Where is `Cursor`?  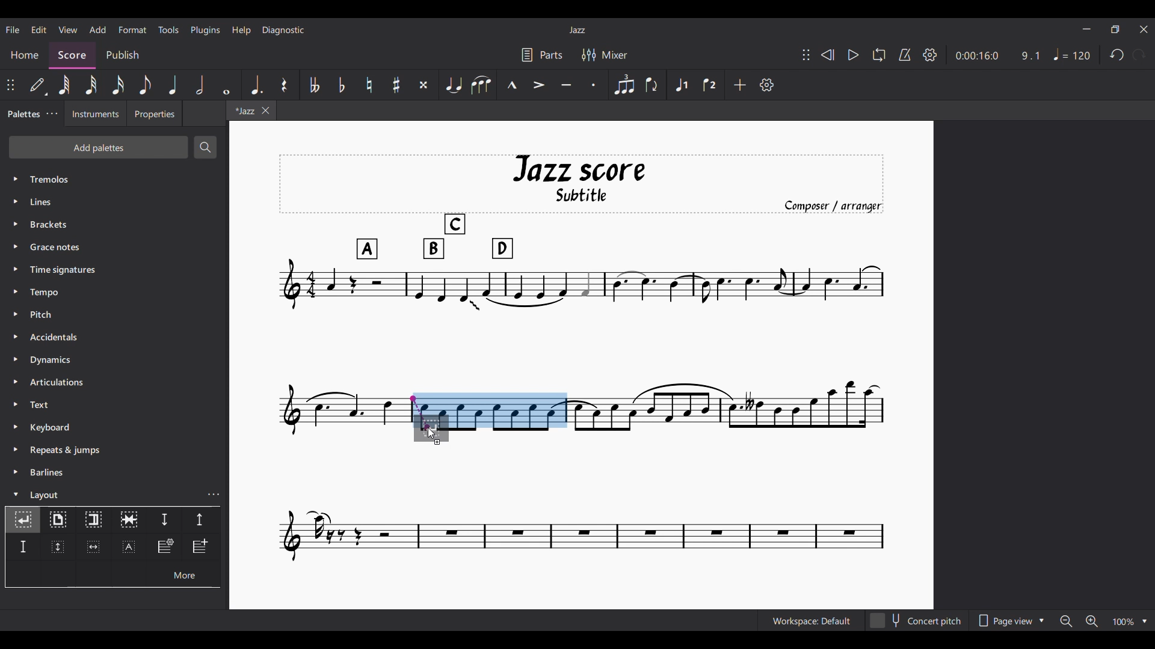
Cursor is located at coordinates (432, 433).